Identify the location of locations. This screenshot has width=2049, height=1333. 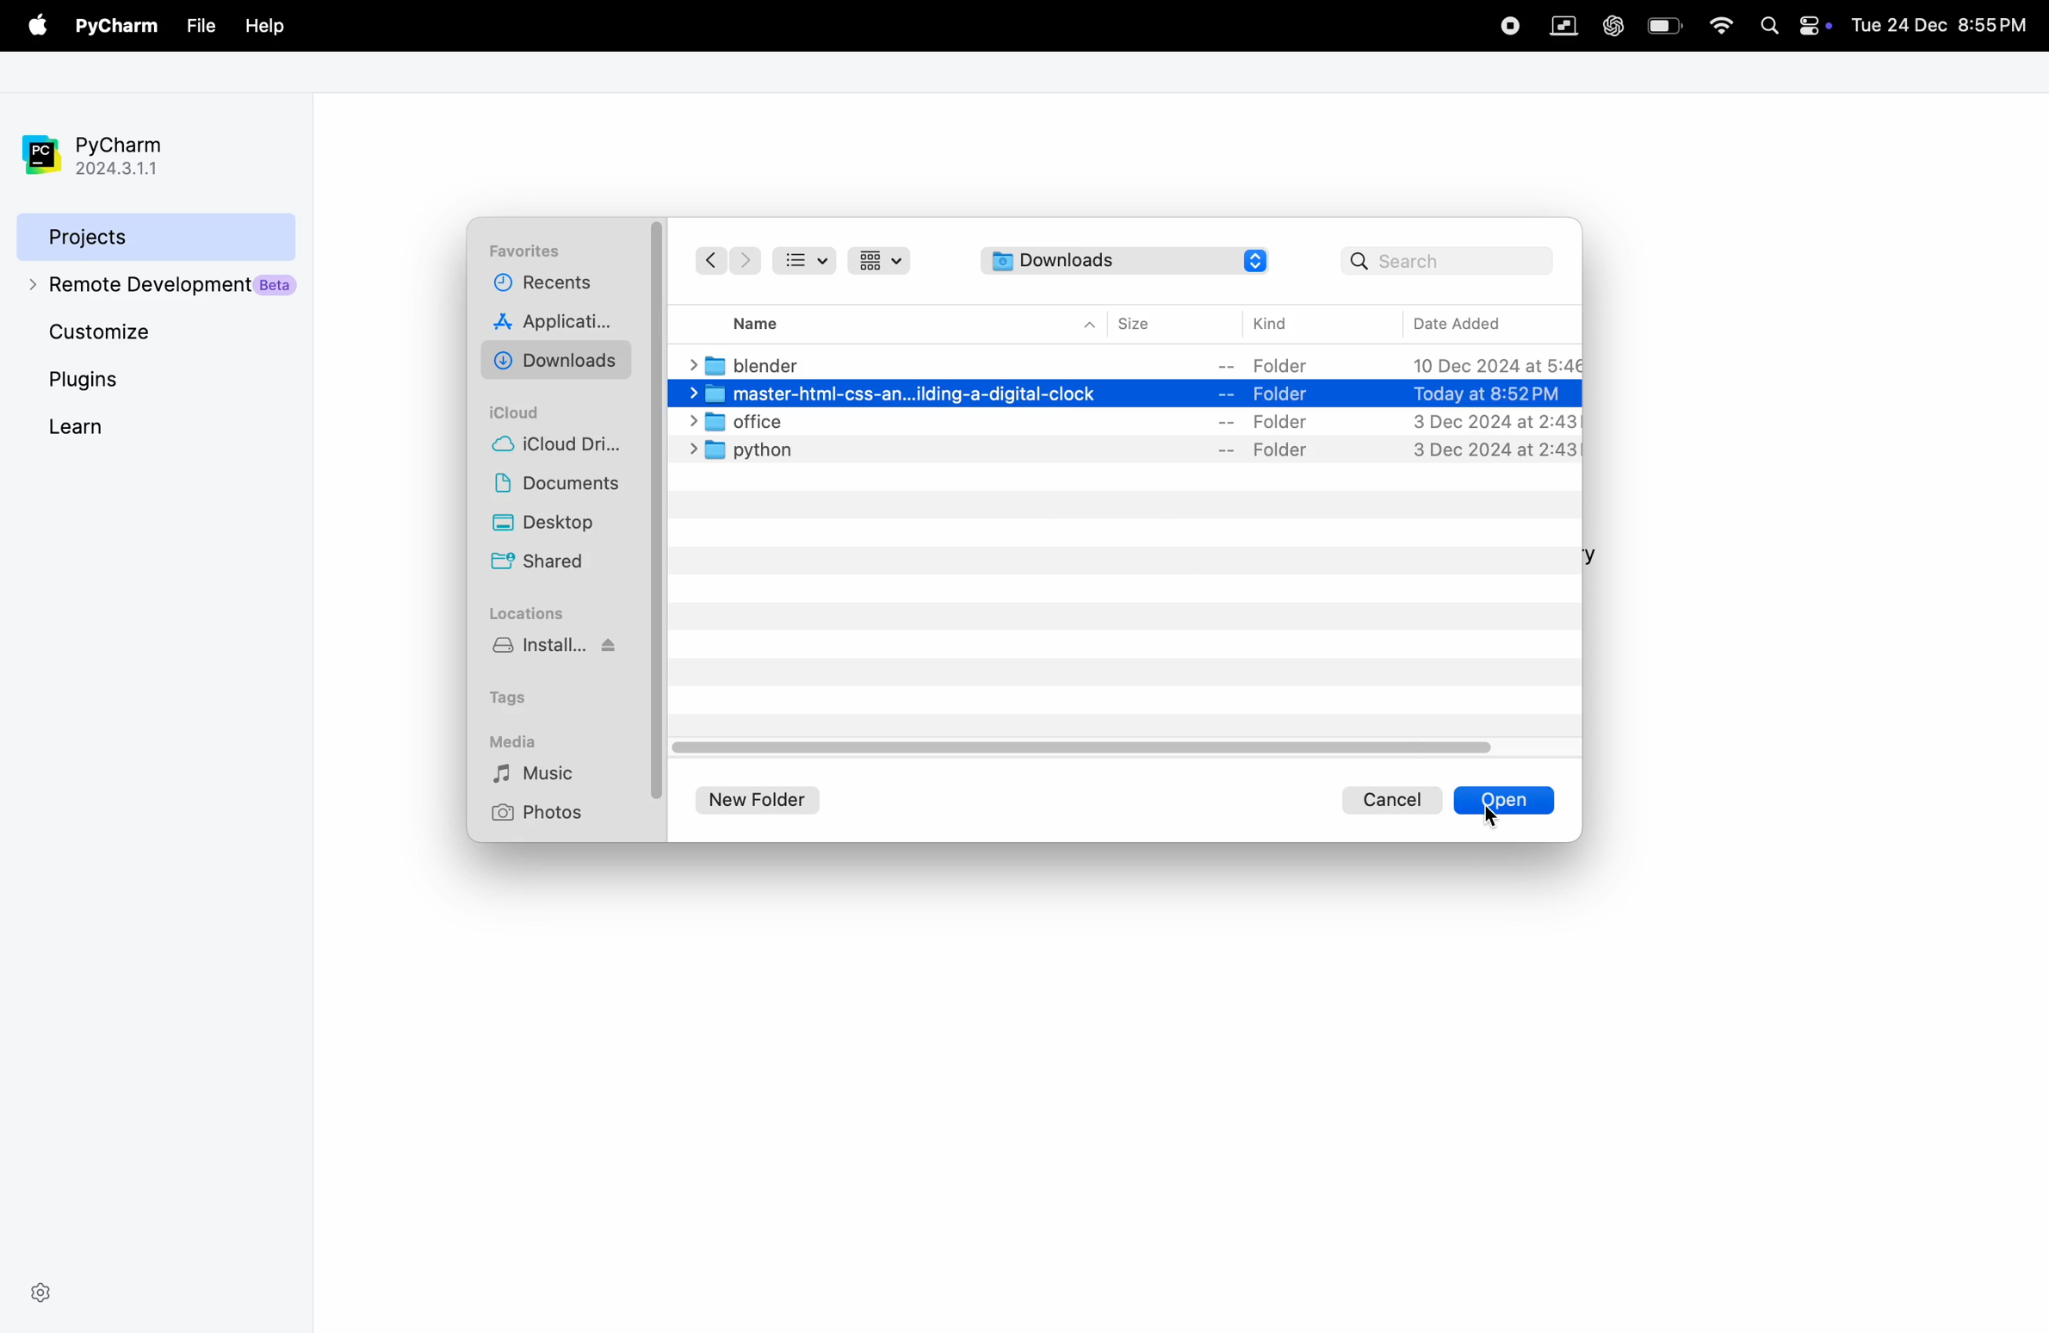
(529, 613).